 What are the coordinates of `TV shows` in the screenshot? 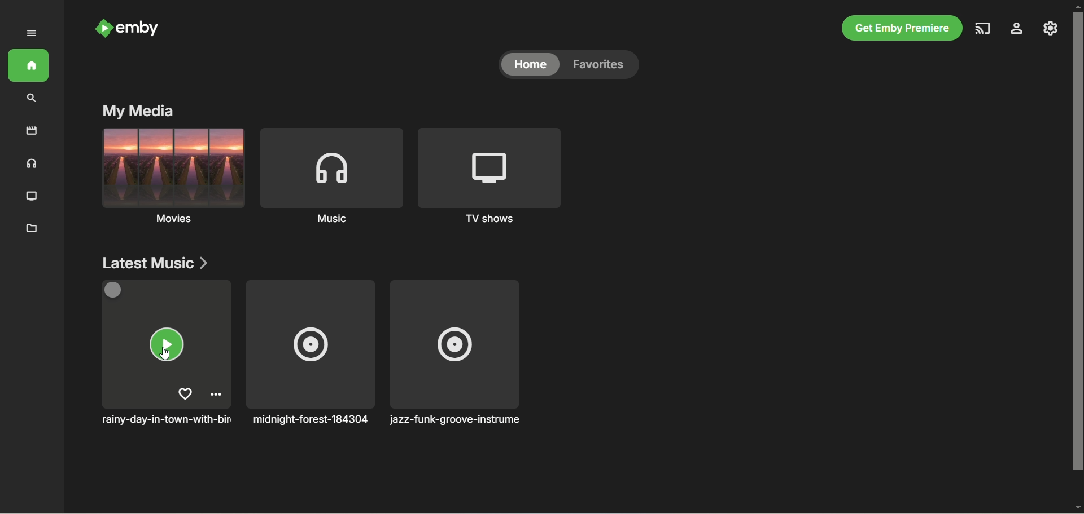 It's located at (34, 197).